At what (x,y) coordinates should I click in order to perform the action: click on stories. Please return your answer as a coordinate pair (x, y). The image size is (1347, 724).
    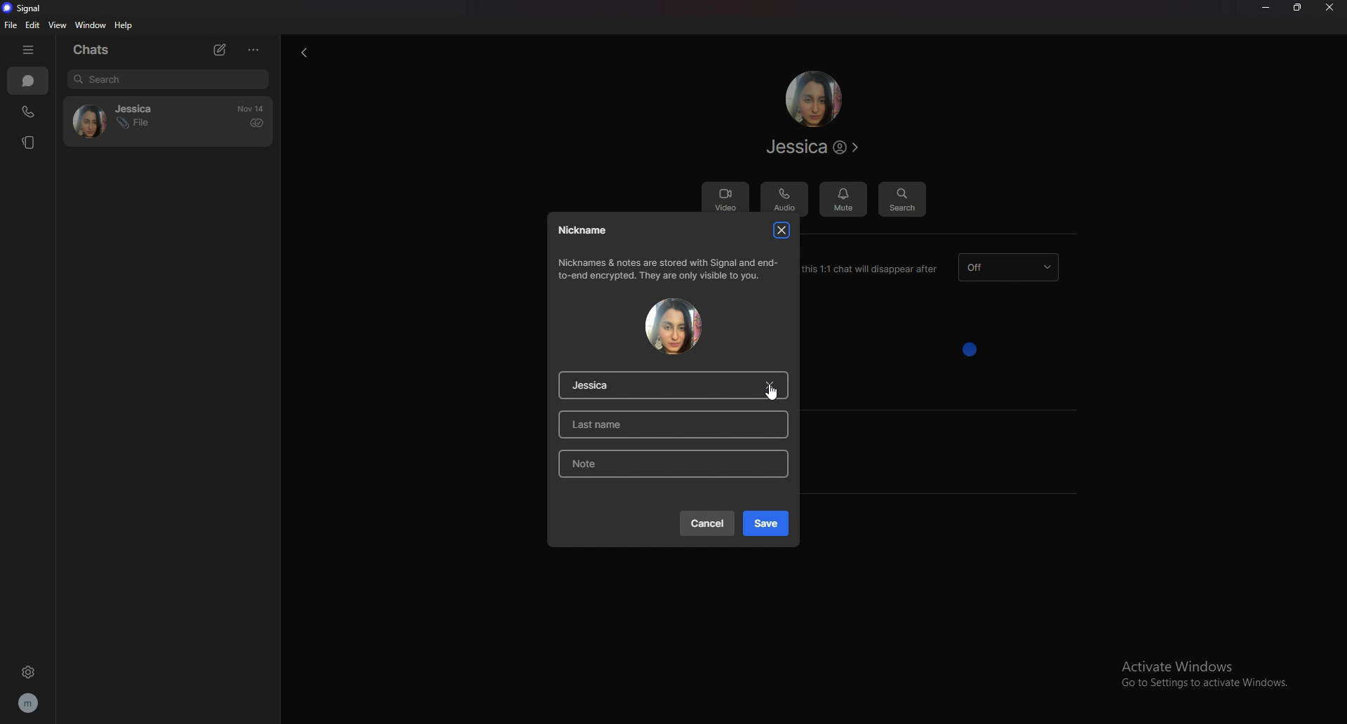
    Looking at the image, I should click on (26, 142).